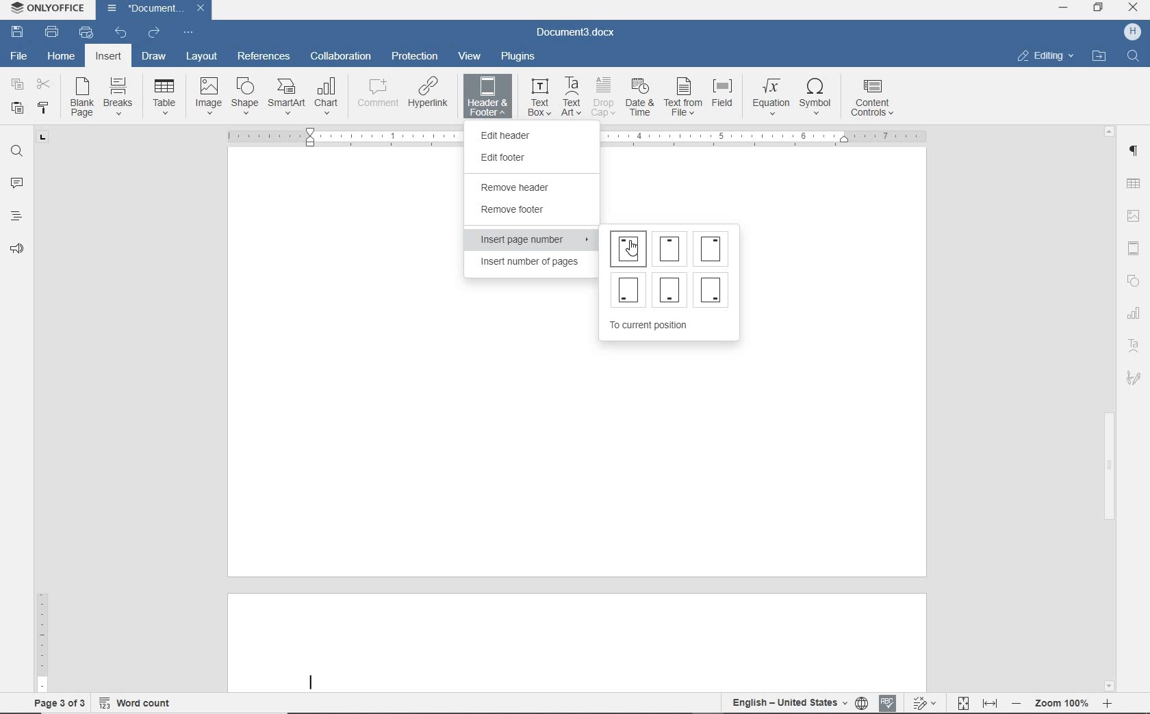  Describe the element at coordinates (471, 56) in the screenshot. I see `VIEW` at that location.